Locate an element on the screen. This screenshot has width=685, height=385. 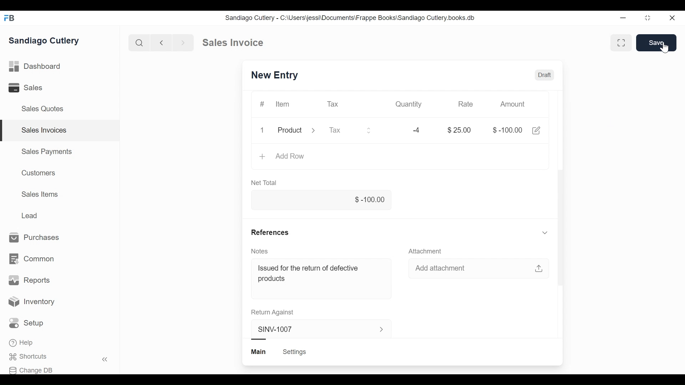
Item is located at coordinates (283, 104).